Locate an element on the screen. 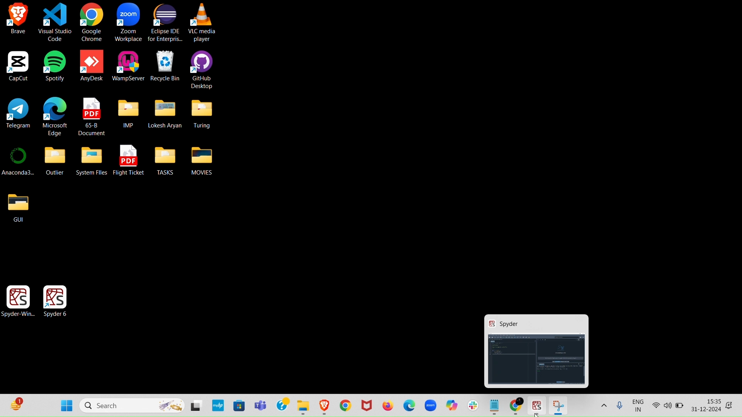  GitHub desktop is located at coordinates (201, 69).